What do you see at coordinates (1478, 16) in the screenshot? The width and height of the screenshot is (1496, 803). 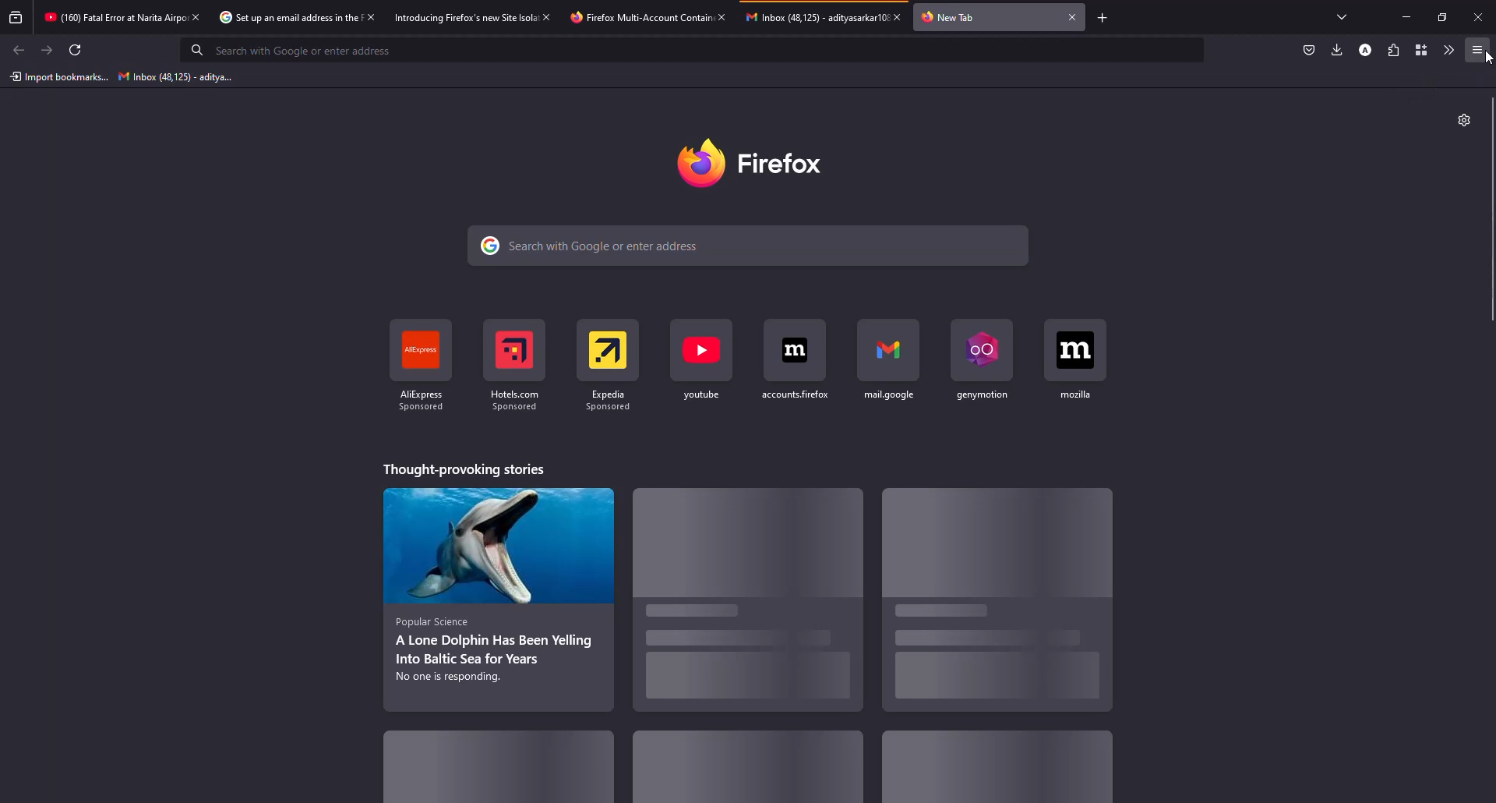 I see `close` at bounding box center [1478, 16].